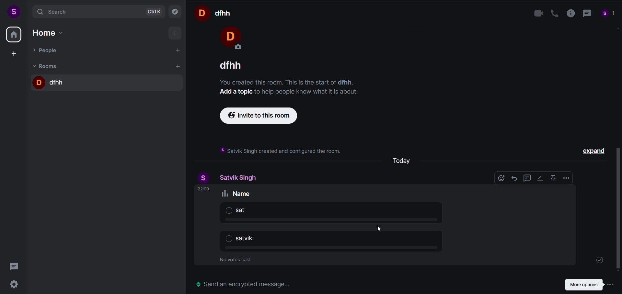 This screenshot has height=294, width=622. I want to click on today, so click(403, 159).